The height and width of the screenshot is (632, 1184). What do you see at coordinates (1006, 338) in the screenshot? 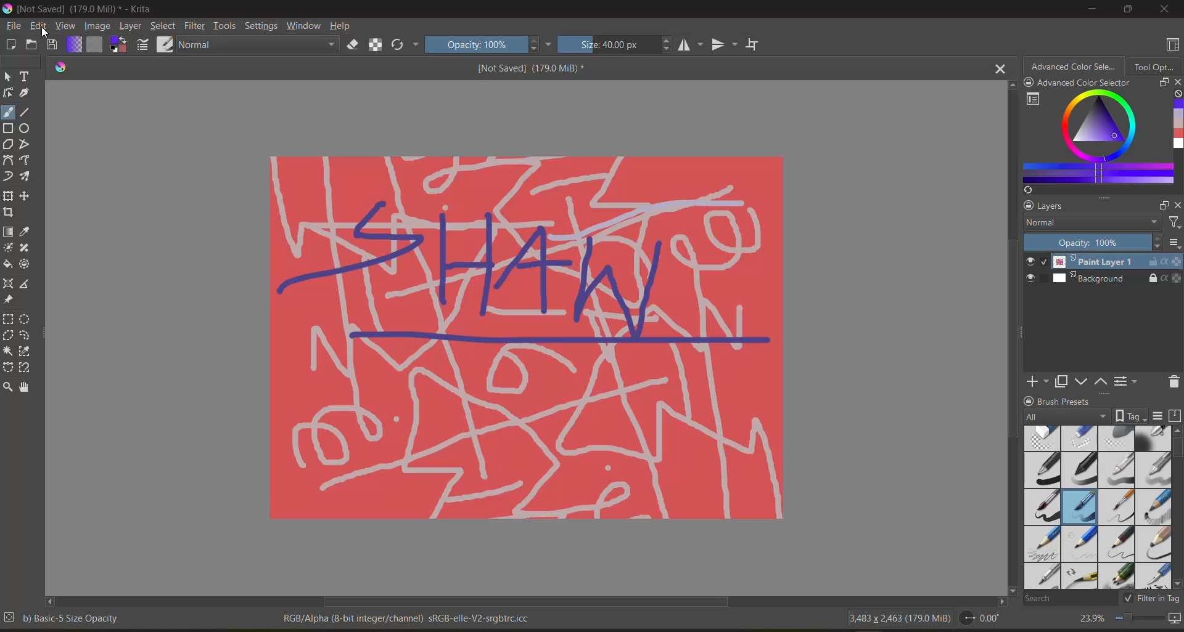
I see `vertical scroll bar` at bounding box center [1006, 338].